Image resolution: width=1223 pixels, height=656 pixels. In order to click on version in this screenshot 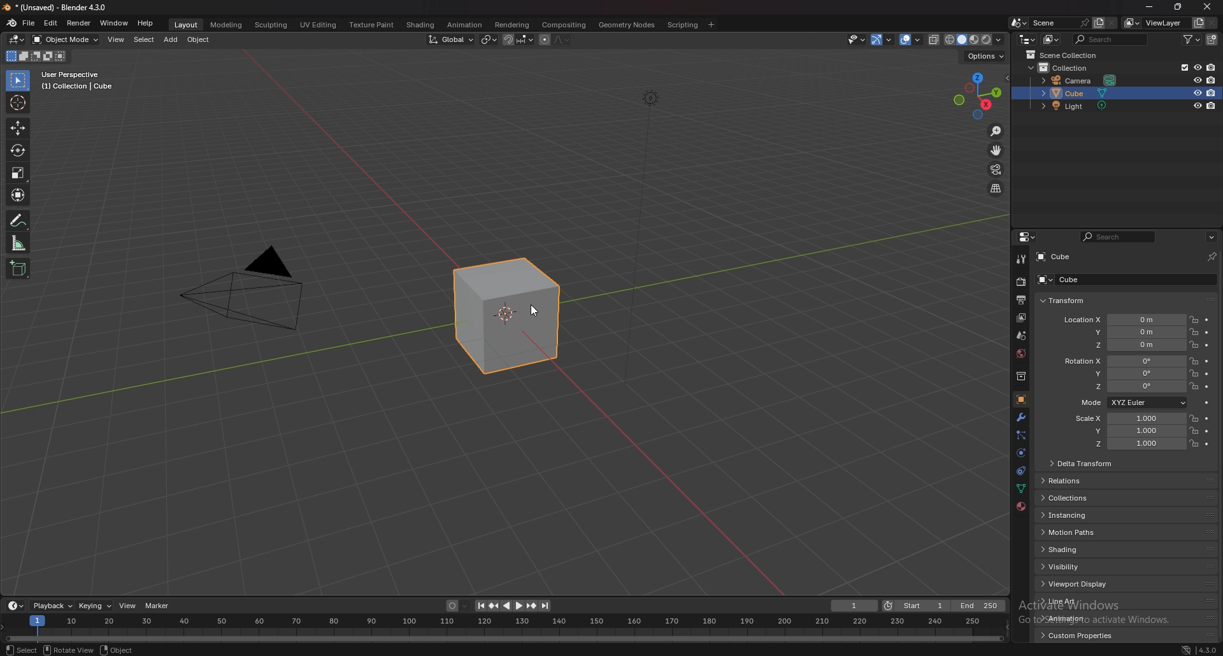, I will do `click(1208, 648)`.